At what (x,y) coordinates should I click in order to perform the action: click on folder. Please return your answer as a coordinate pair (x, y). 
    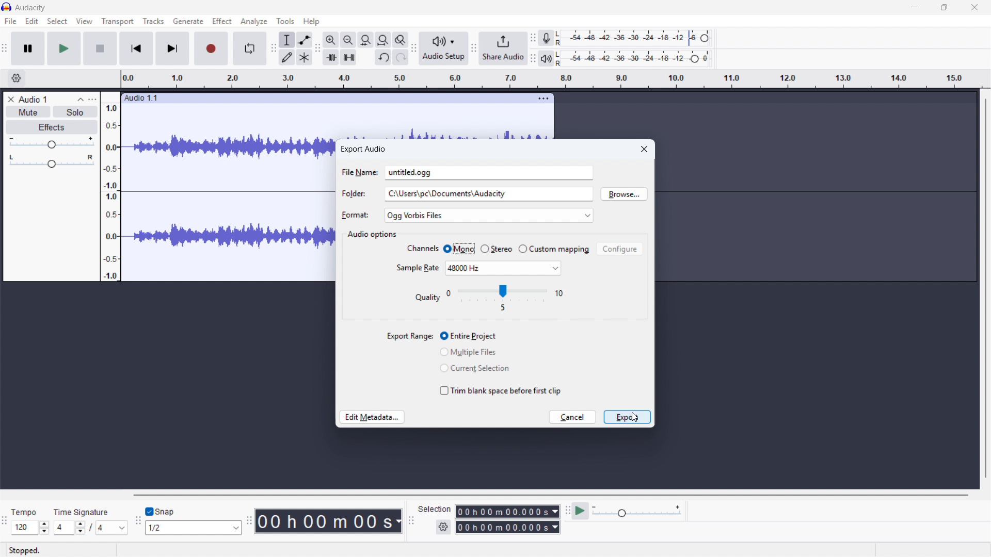
    Looking at the image, I should click on (354, 195).